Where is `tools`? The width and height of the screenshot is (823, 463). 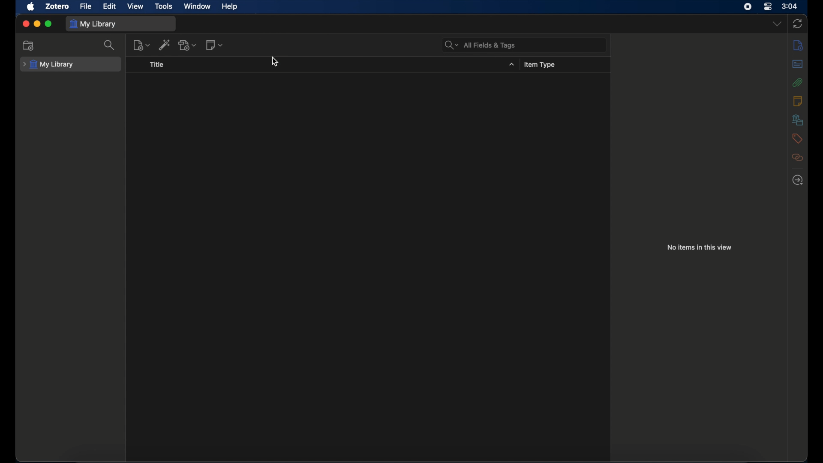 tools is located at coordinates (164, 6).